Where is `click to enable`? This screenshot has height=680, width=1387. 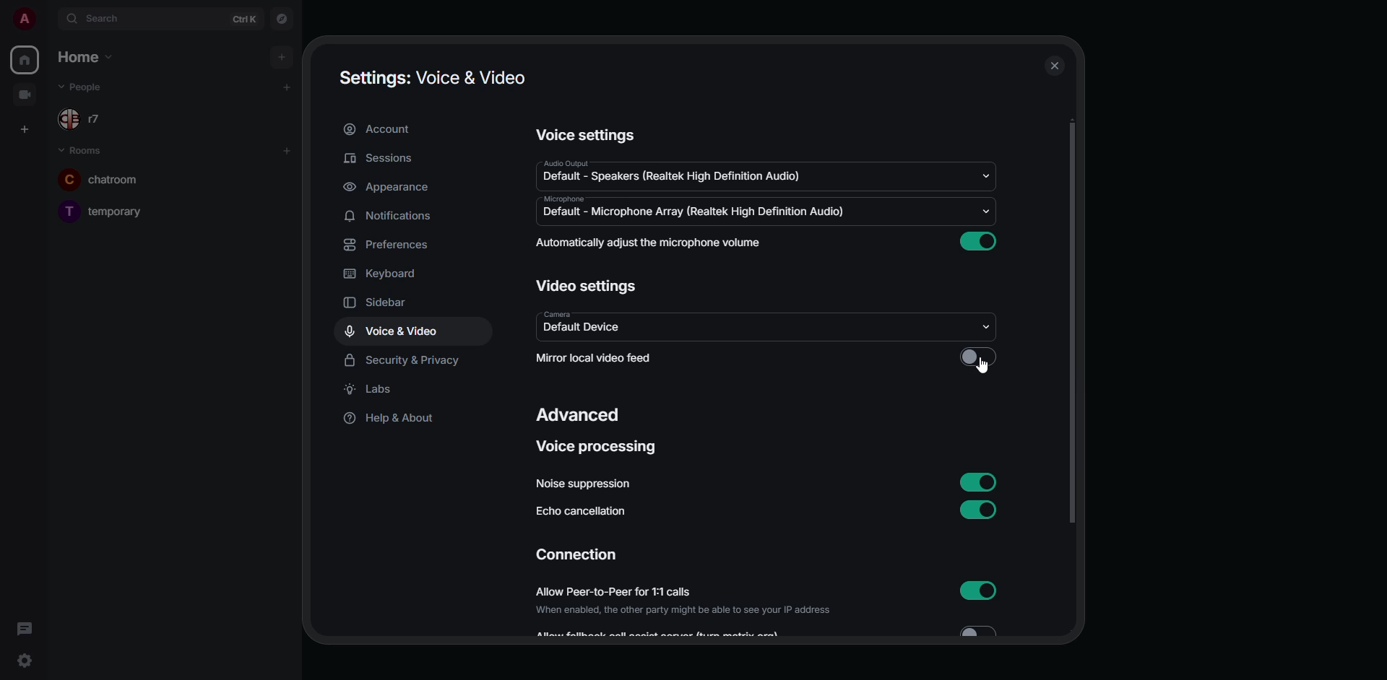
click to enable is located at coordinates (978, 357).